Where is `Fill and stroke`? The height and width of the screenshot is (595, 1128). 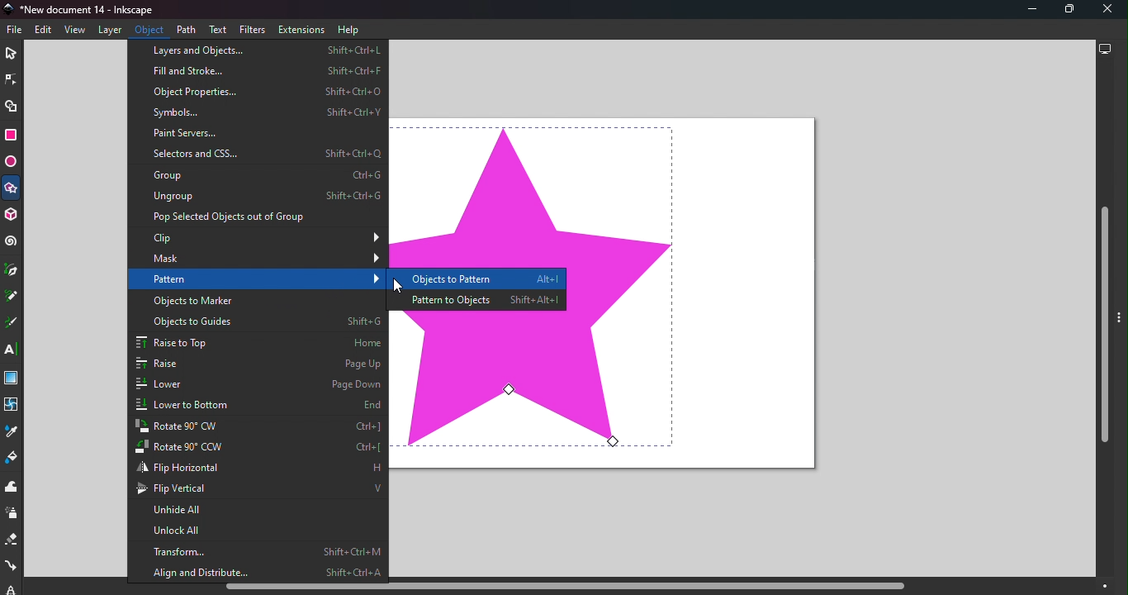 Fill and stroke is located at coordinates (268, 69).